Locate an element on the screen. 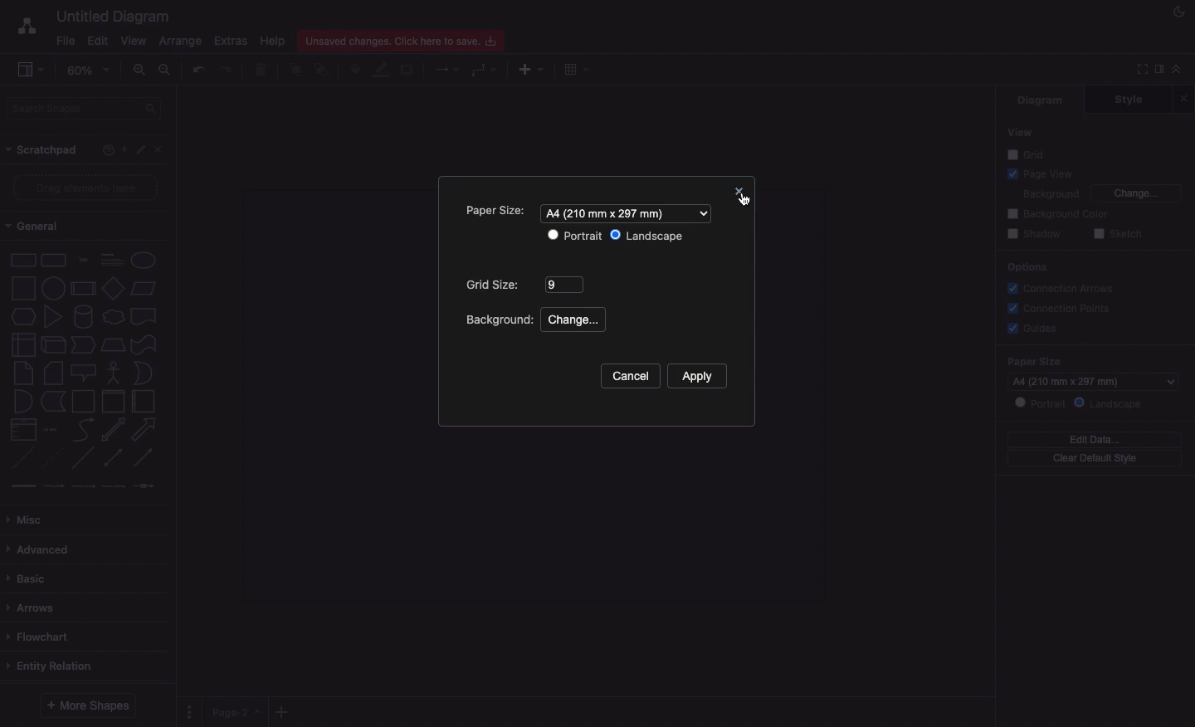 The width and height of the screenshot is (1195, 727). Arrange is located at coordinates (177, 41).